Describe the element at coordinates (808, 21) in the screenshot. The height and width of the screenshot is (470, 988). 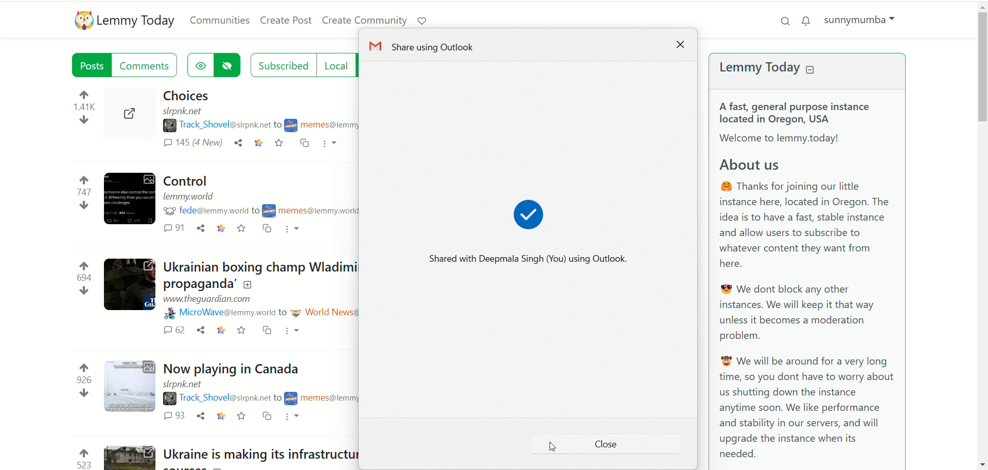
I see `notification` at that location.